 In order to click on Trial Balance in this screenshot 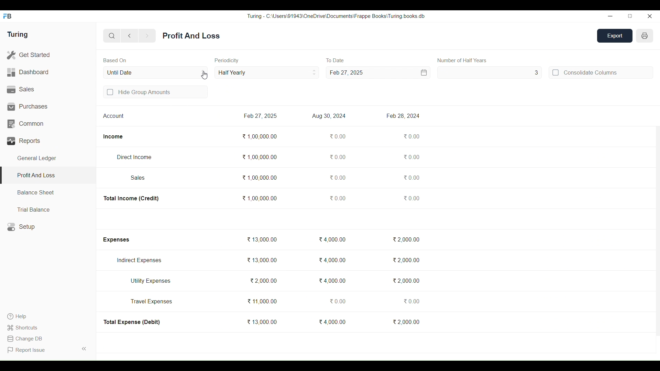, I will do `click(48, 209)`.